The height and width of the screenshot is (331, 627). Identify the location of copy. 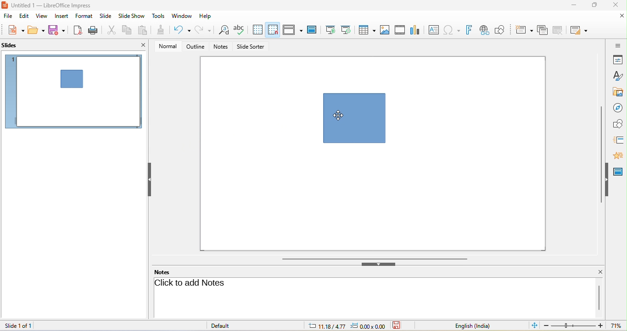
(128, 30).